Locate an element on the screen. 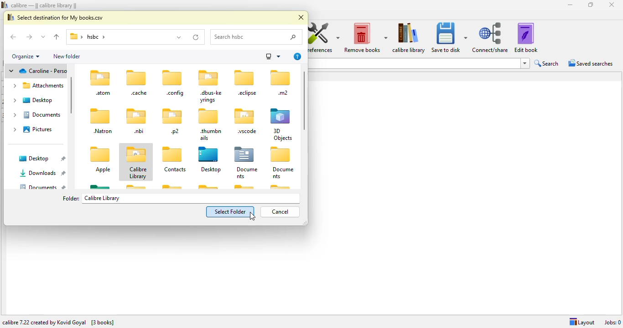 This screenshot has width=623, height=328. calibre library is located at coordinates (409, 37).